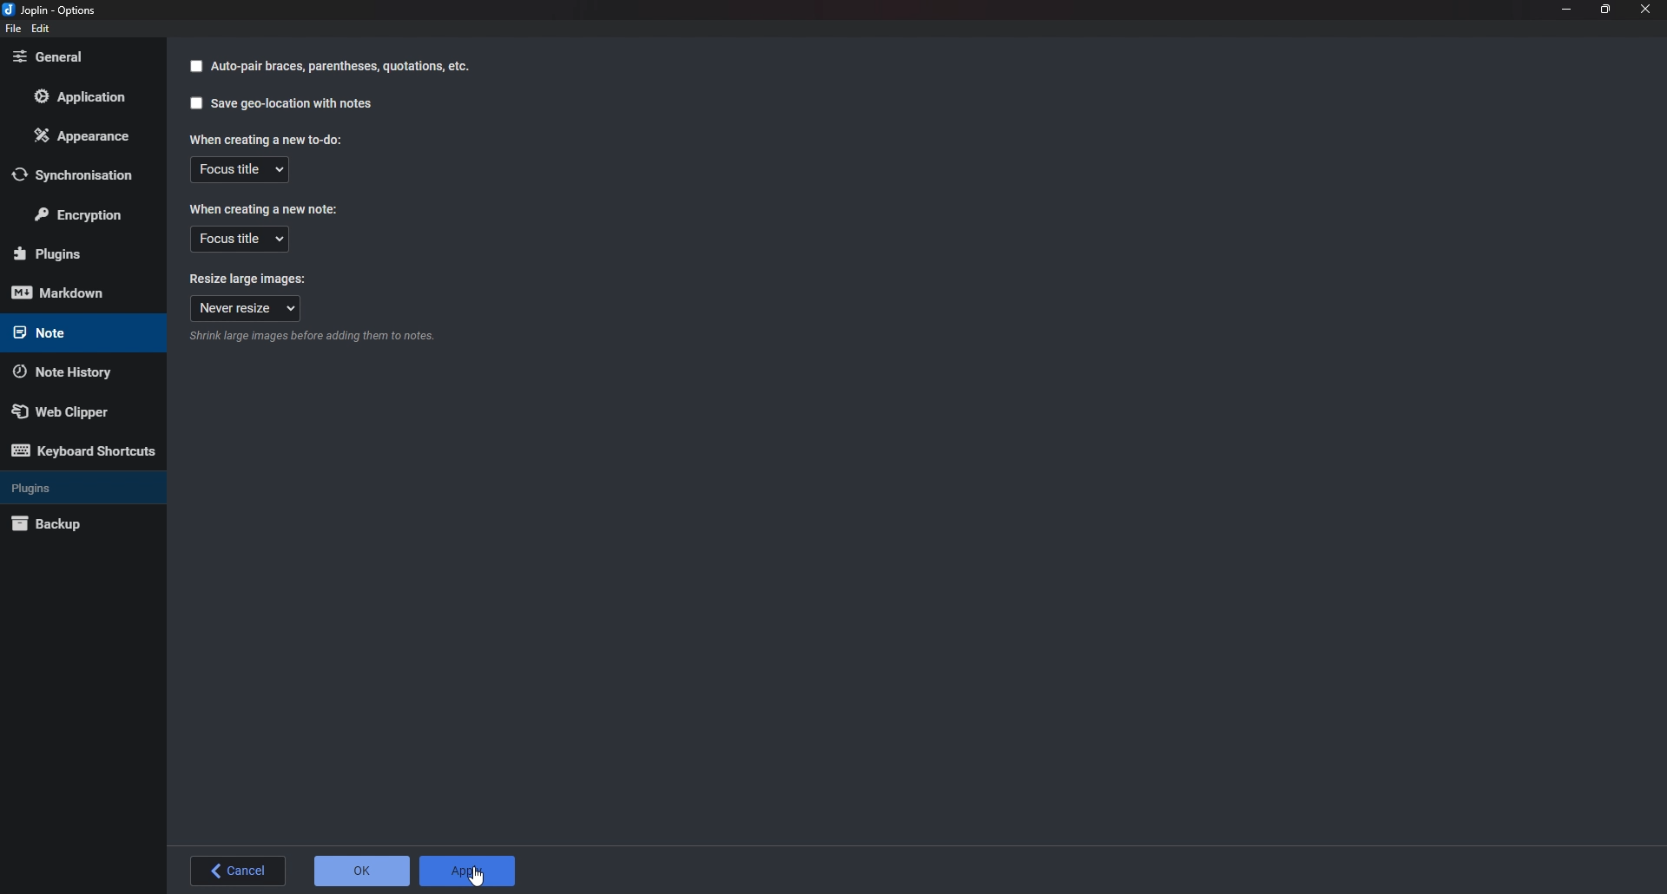  Describe the element at coordinates (78, 253) in the screenshot. I see `Plugins` at that location.